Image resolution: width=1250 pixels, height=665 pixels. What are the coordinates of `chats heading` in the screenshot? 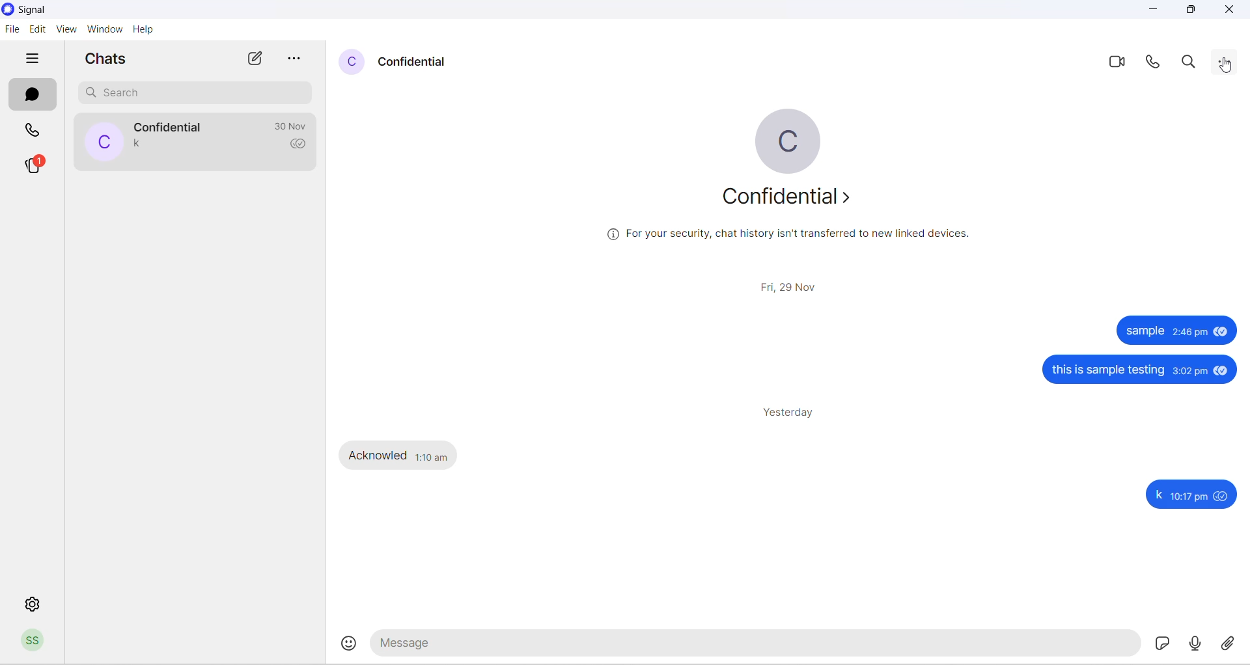 It's located at (104, 57).